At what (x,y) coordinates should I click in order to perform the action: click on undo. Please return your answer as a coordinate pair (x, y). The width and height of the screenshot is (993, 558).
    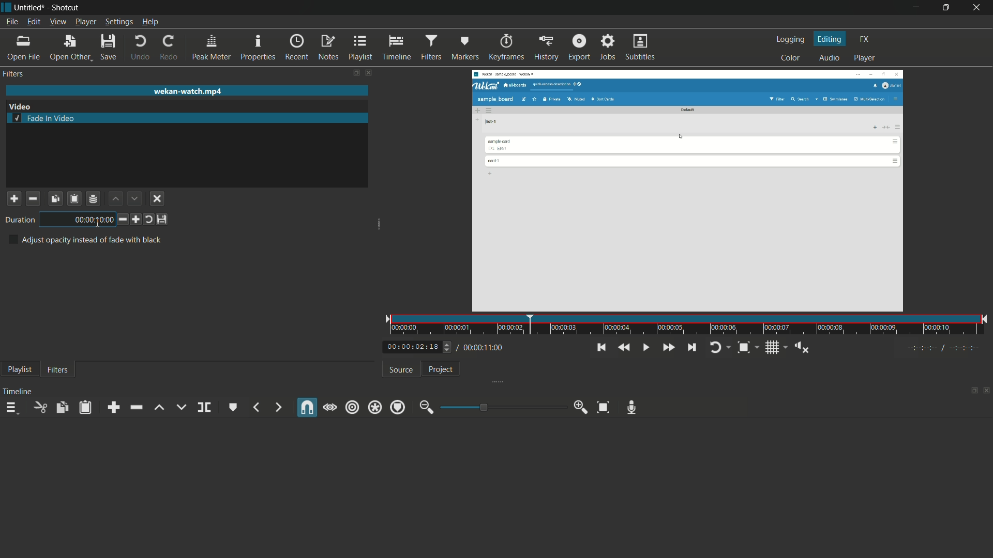
    Looking at the image, I should click on (140, 48).